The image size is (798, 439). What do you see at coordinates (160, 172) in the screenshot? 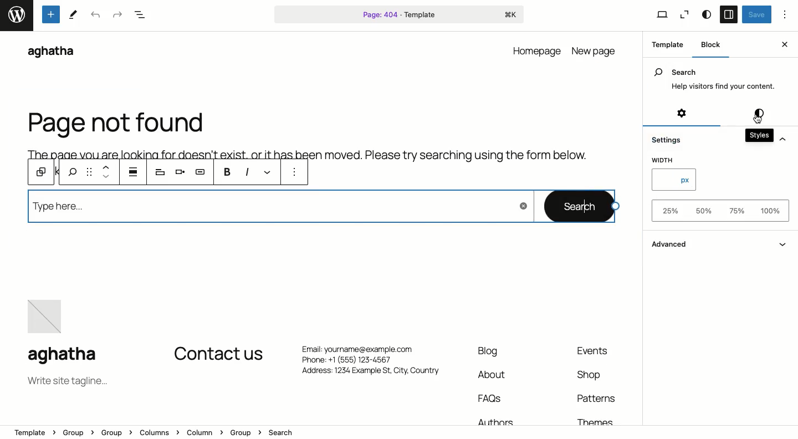
I see `Heading` at bounding box center [160, 172].